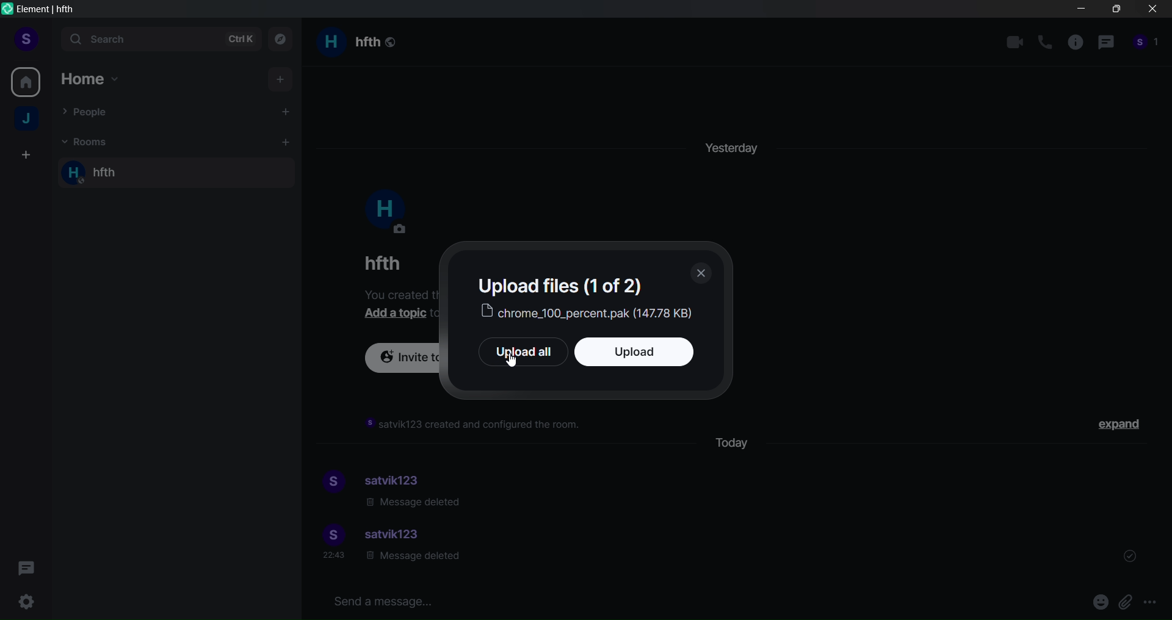 The width and height of the screenshot is (1172, 620). What do you see at coordinates (399, 478) in the screenshot?
I see `satvik123` at bounding box center [399, 478].